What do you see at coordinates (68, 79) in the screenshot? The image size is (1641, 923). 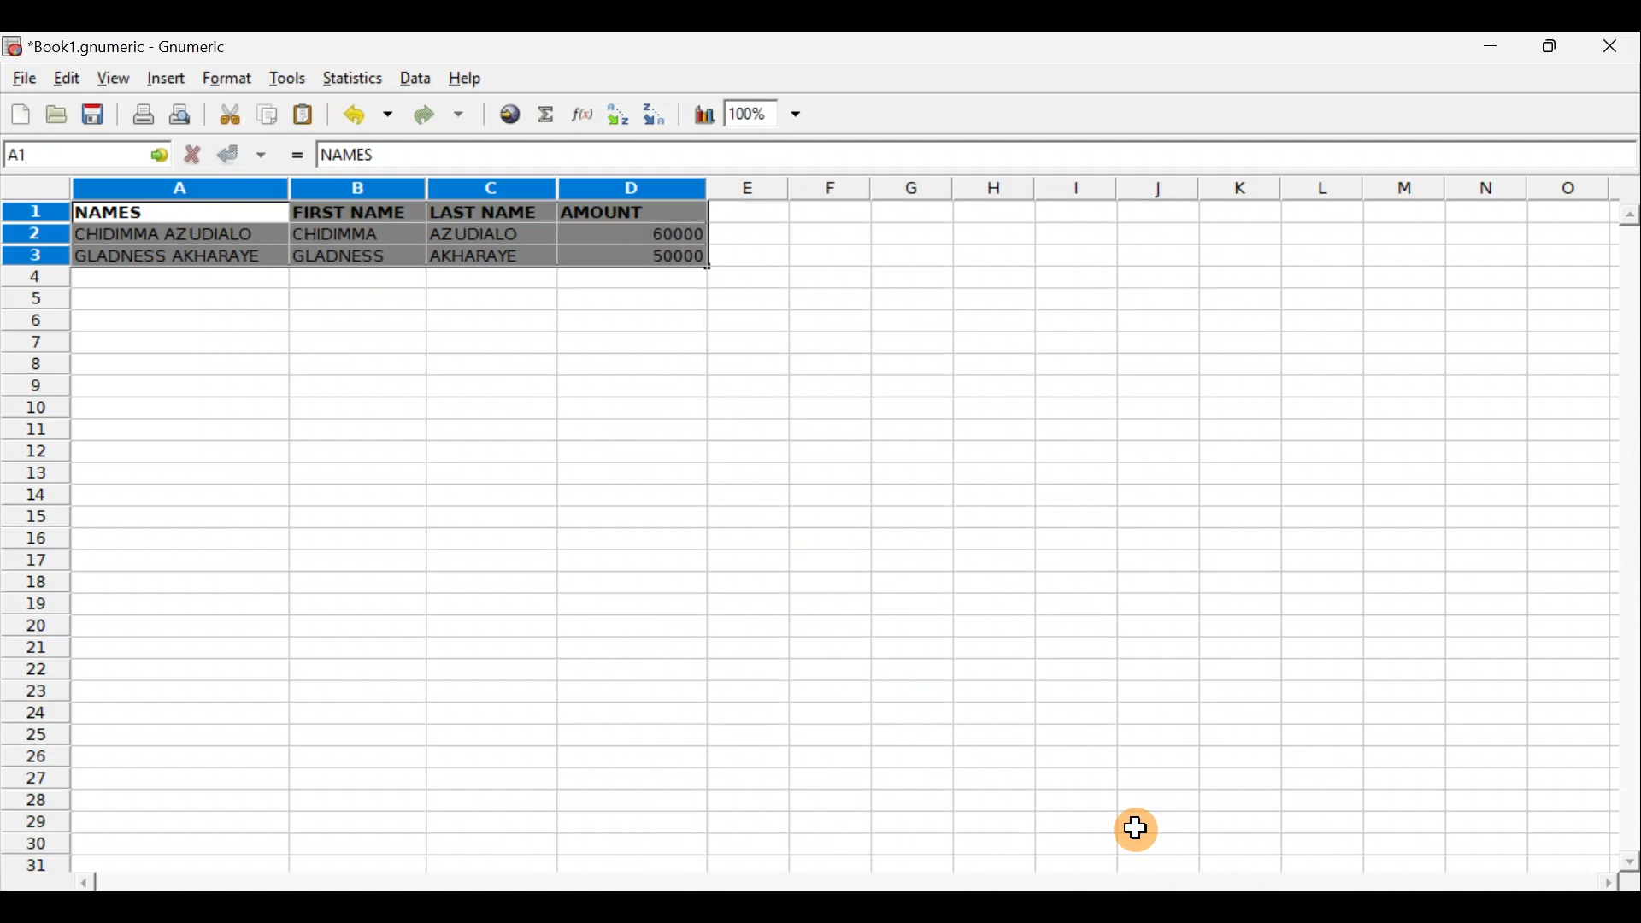 I see `Edit` at bounding box center [68, 79].